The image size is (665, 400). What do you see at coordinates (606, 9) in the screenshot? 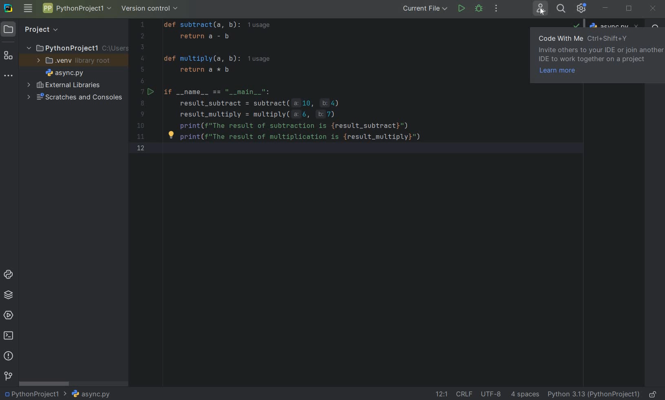
I see `MINIMIZE` at bounding box center [606, 9].